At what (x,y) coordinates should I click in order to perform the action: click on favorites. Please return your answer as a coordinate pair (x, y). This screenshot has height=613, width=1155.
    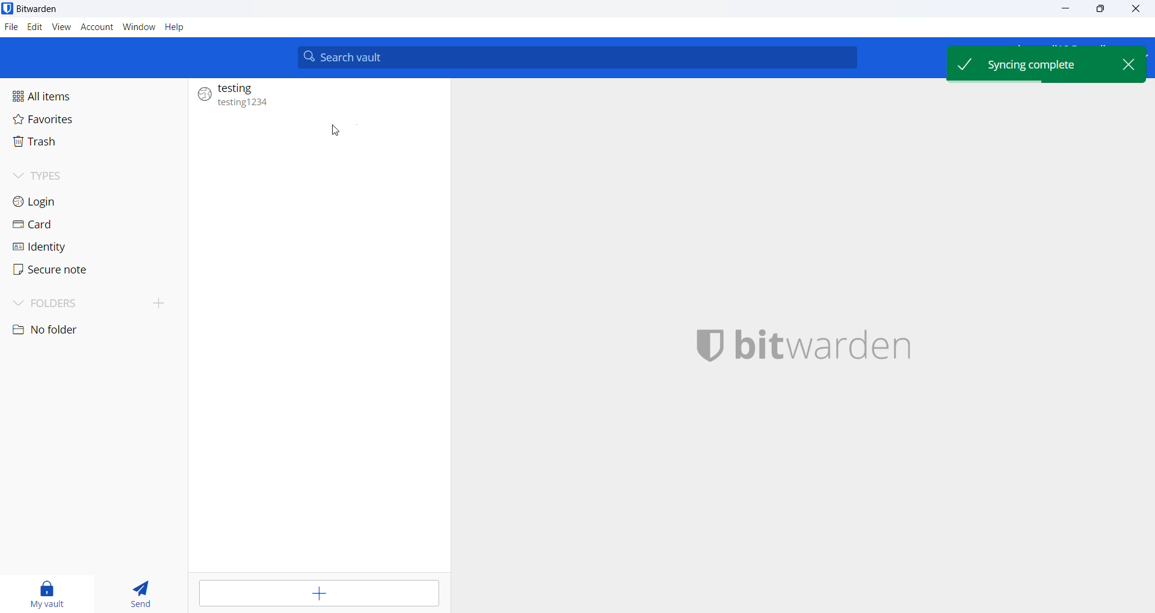
    Looking at the image, I should click on (59, 123).